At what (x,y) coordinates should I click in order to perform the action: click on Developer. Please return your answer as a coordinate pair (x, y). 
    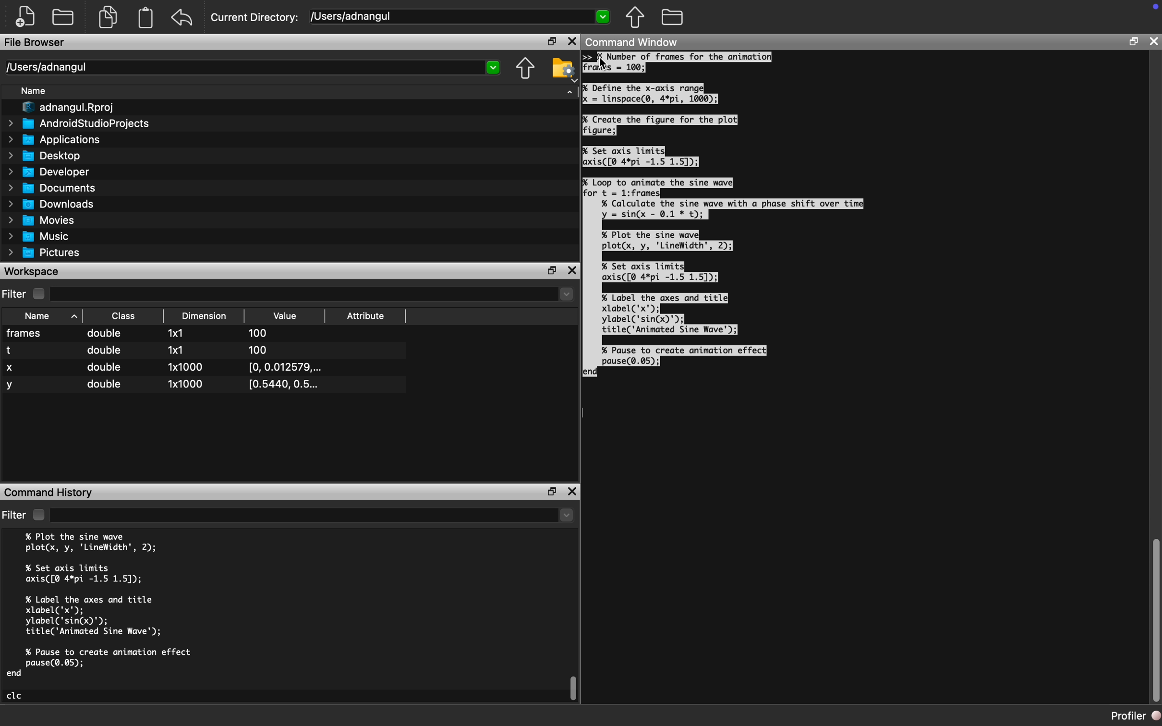
    Looking at the image, I should click on (50, 174).